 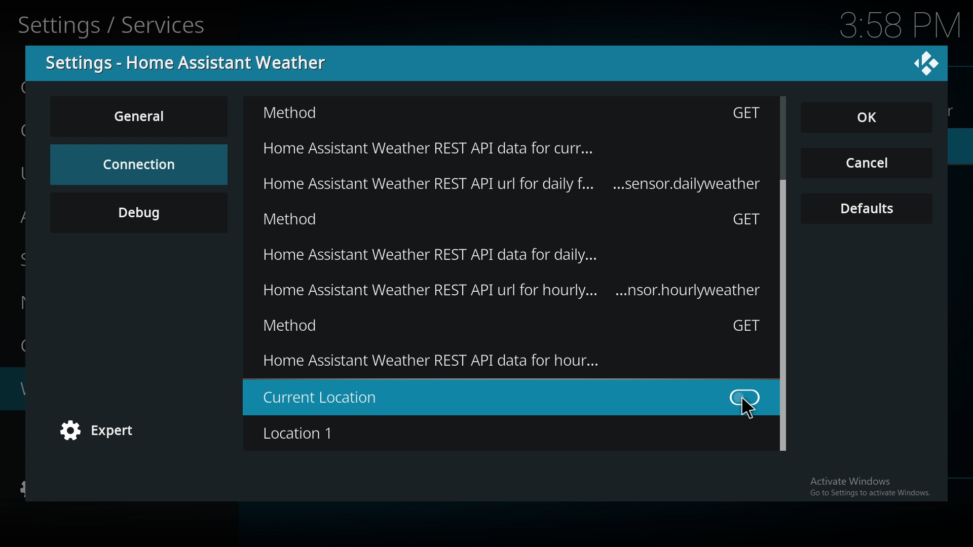 I want to click on cursor, so click(x=749, y=408).